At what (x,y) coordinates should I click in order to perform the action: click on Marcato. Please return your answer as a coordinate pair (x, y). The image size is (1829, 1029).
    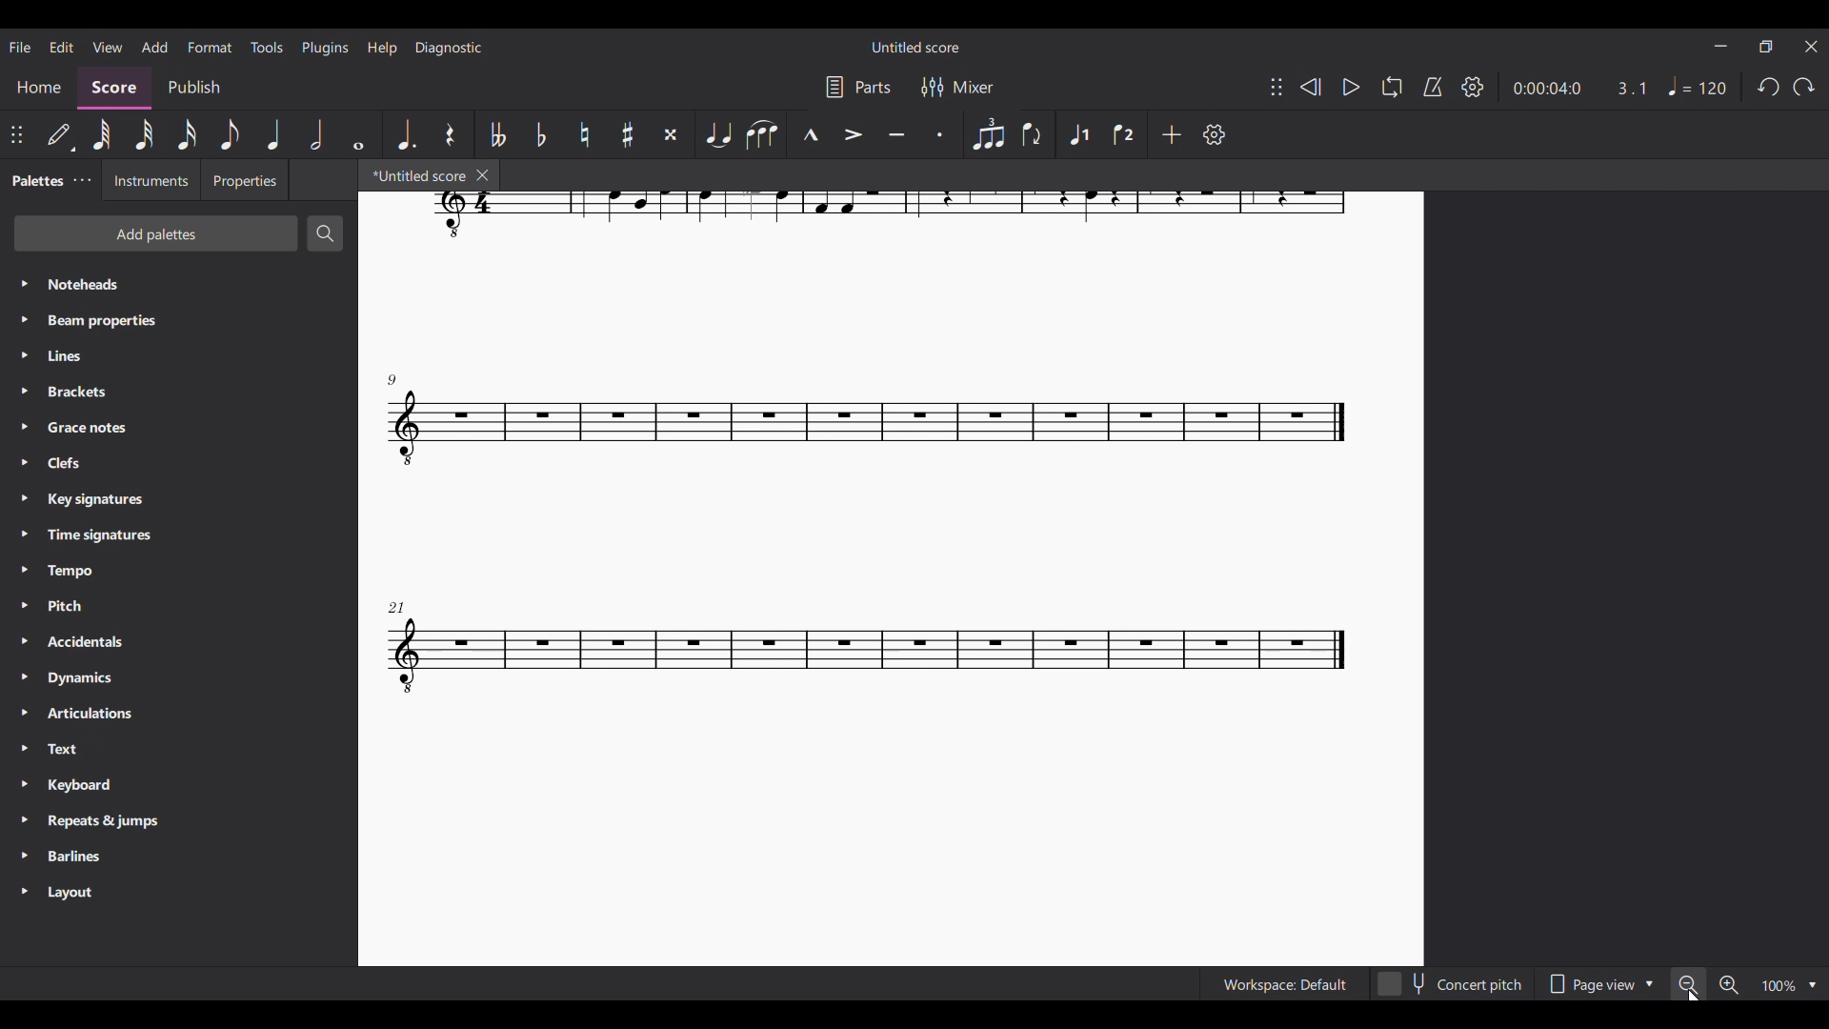
    Looking at the image, I should click on (811, 134).